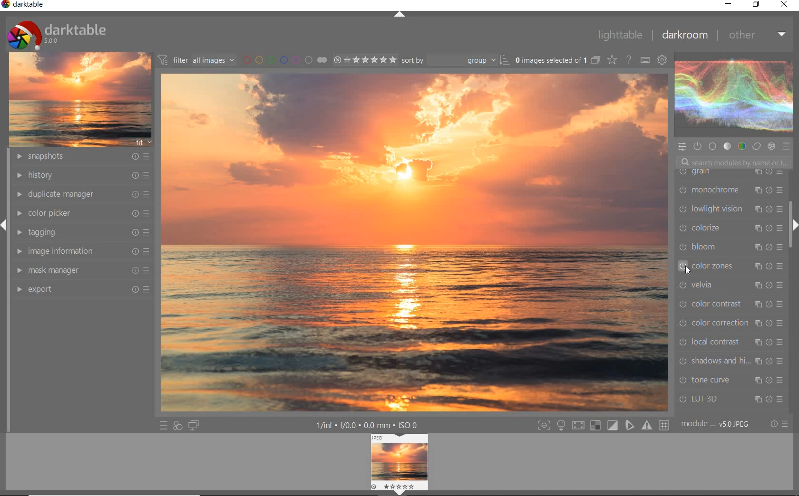 The width and height of the screenshot is (799, 496). I want to click on EXPAND/COLLAPSE, so click(793, 226).